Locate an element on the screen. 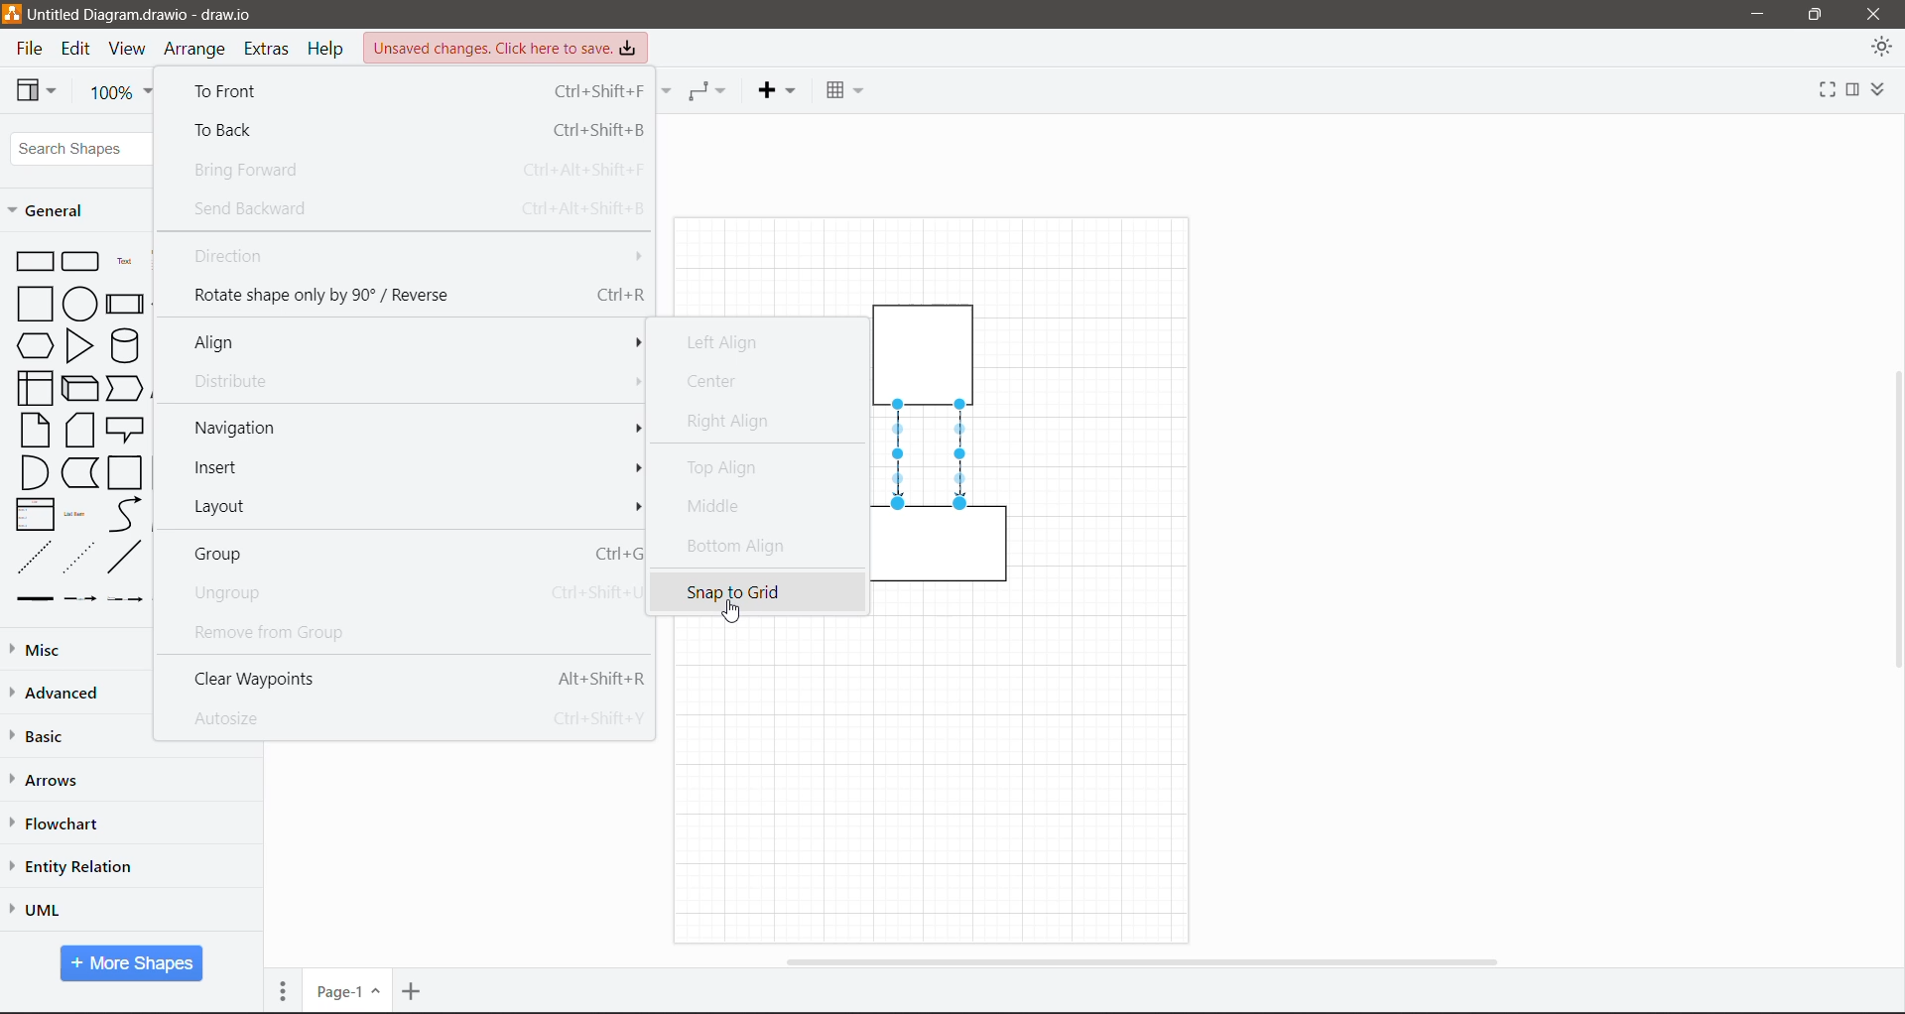 This screenshot has width=1905, height=1014. Rotate shape only by 90 degree/Reverse is located at coordinates (412, 295).